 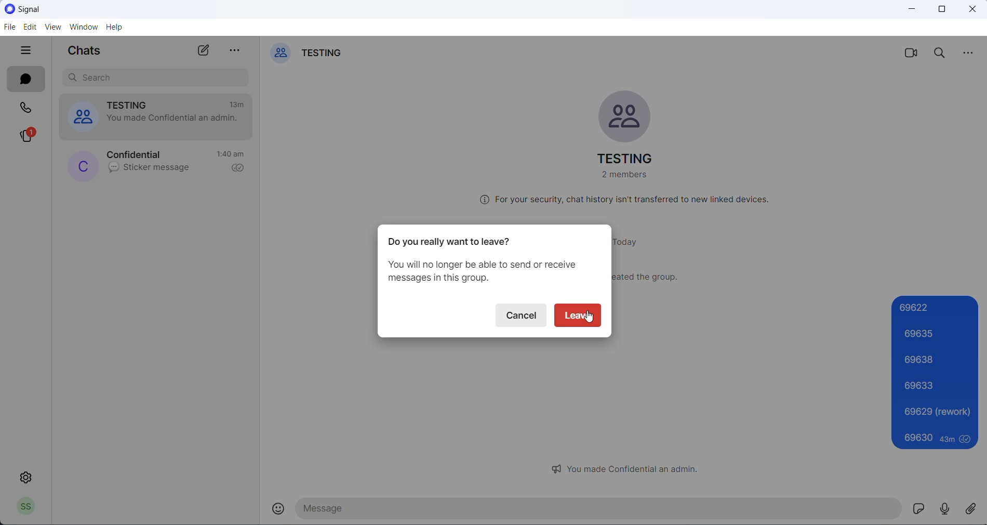 What do you see at coordinates (173, 122) in the screenshot?
I see `admin change notification` at bounding box center [173, 122].